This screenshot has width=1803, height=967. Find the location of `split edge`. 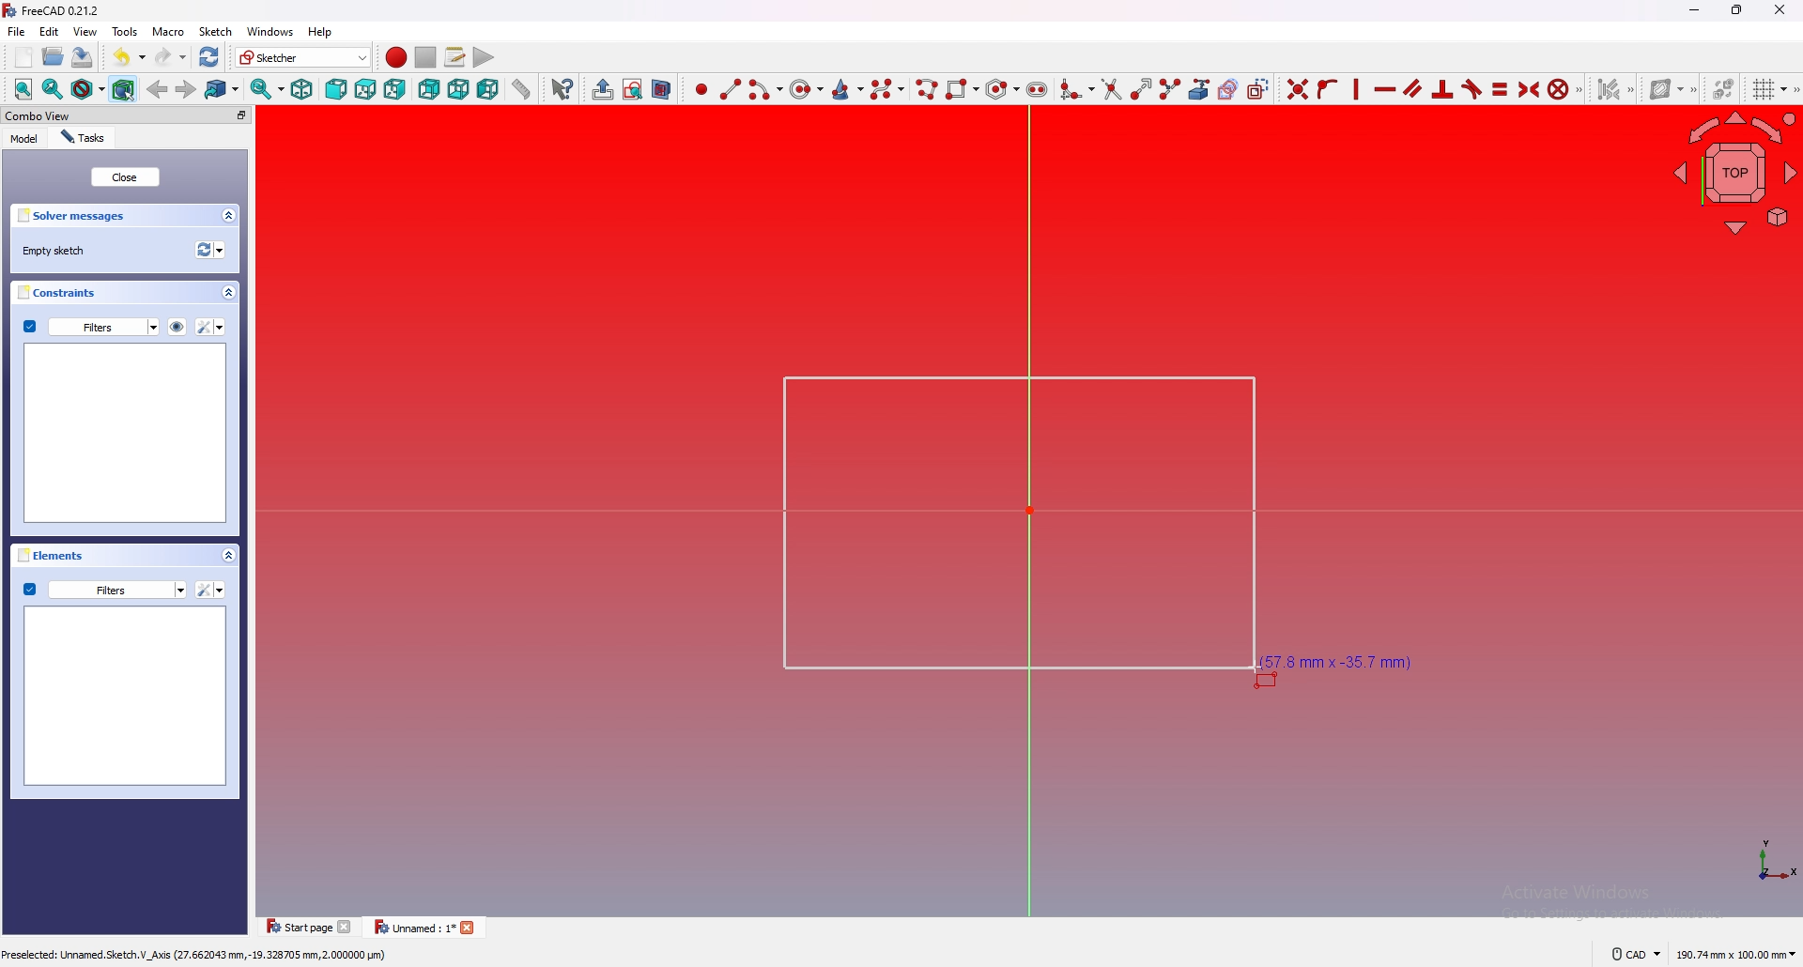

split edge is located at coordinates (1171, 89).